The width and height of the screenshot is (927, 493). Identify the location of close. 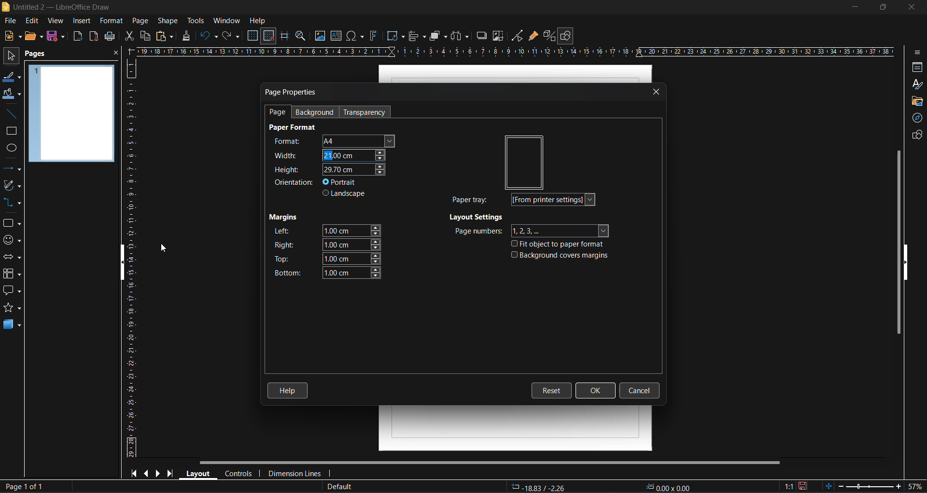
(912, 8).